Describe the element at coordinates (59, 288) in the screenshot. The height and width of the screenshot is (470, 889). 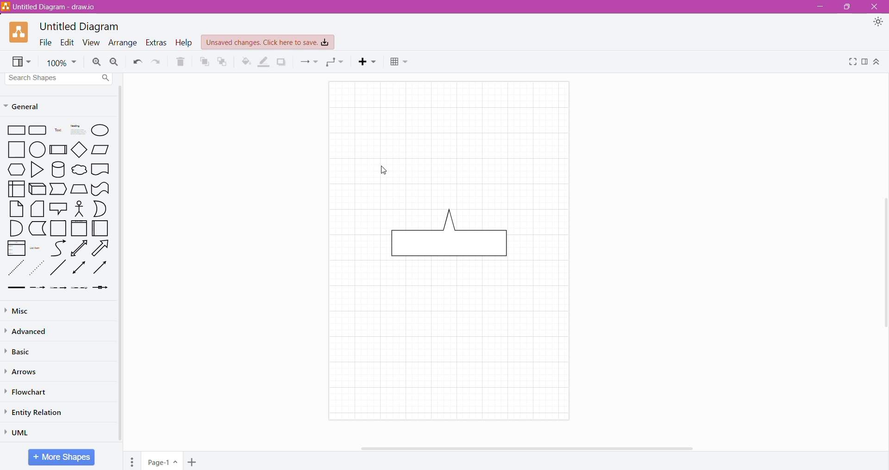
I see `Thin Arrow ` at that location.